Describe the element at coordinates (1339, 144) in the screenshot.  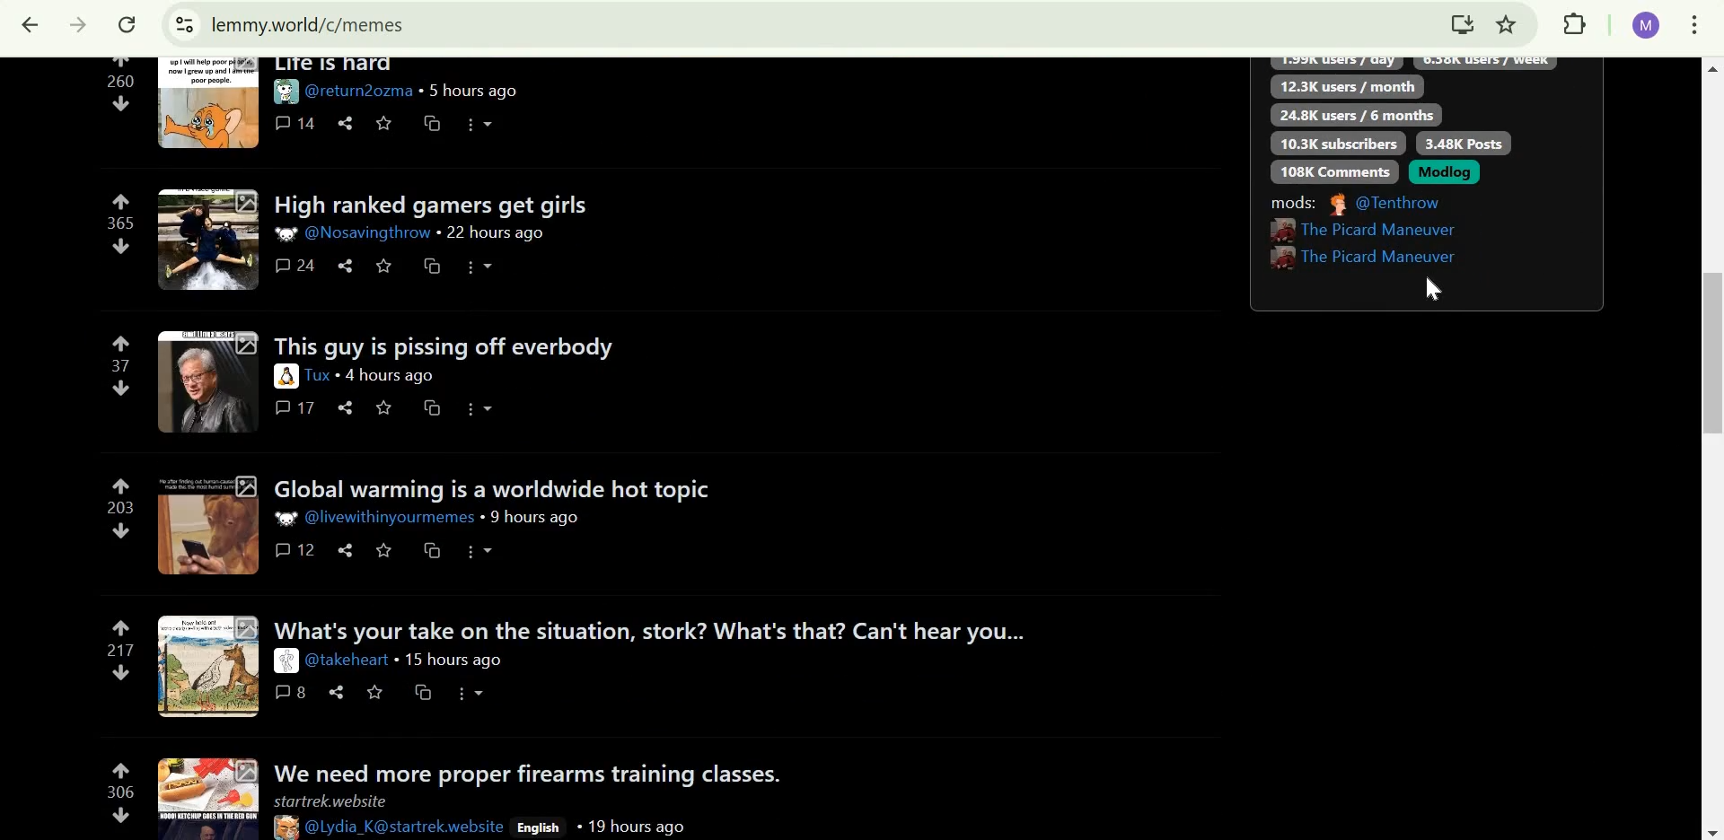
I see `10.3K subscribers` at that location.